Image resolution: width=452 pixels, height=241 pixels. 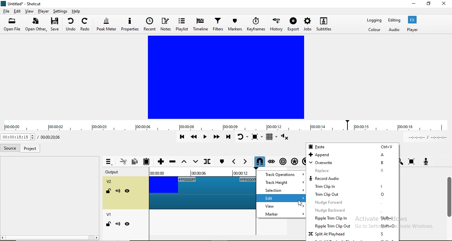 What do you see at coordinates (394, 20) in the screenshot?
I see `Editing` at bounding box center [394, 20].